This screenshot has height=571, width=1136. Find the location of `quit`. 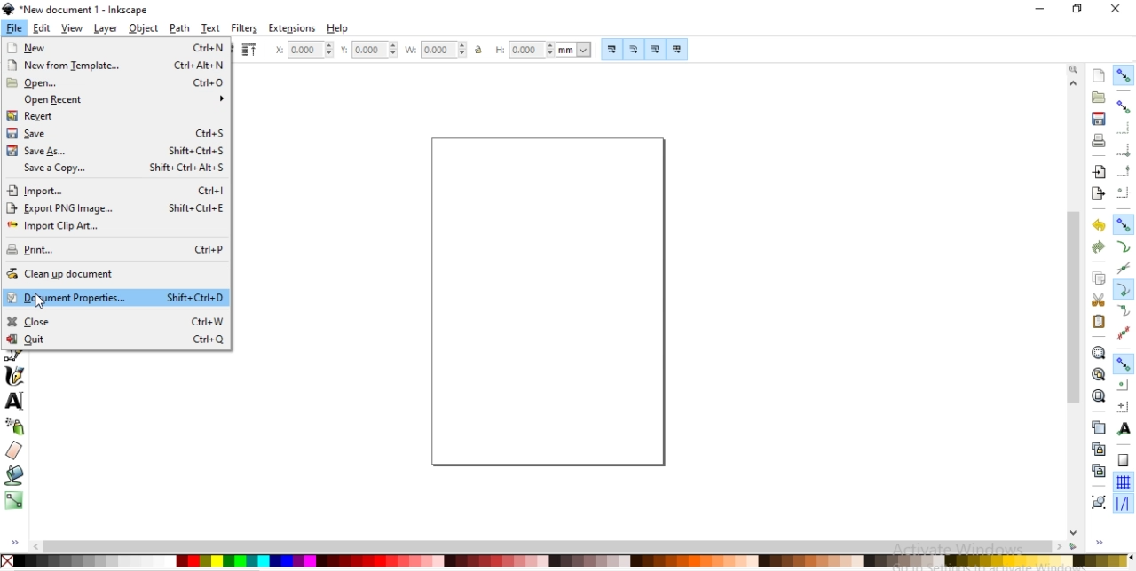

quit is located at coordinates (114, 340).